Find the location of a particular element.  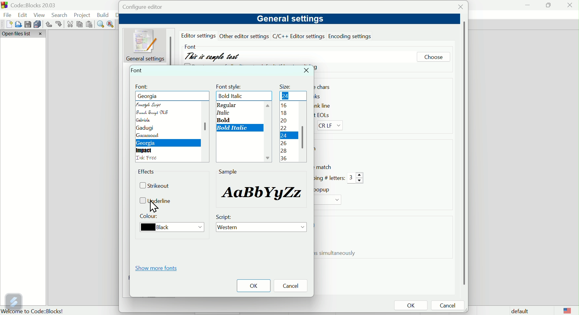

bold is located at coordinates (225, 120).